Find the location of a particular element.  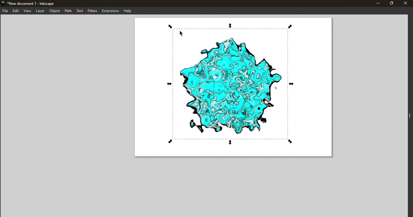

Layer is located at coordinates (40, 11).